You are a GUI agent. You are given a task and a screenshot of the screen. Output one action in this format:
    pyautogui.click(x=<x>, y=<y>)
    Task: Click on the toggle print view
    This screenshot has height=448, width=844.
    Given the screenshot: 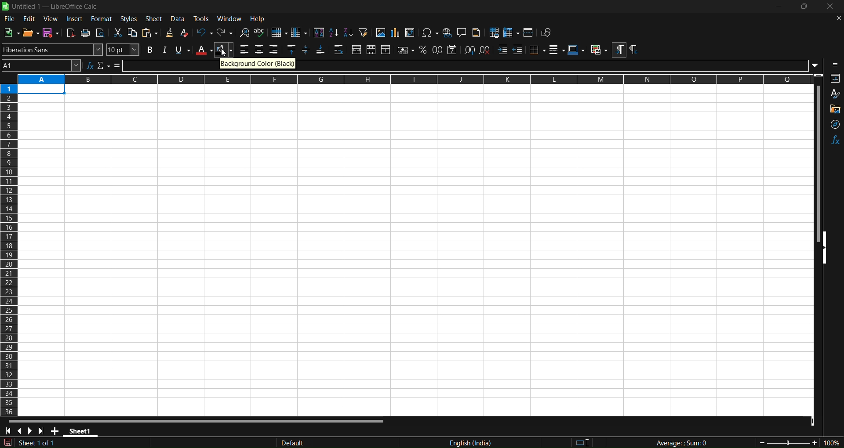 What is the action you would take?
    pyautogui.click(x=101, y=32)
    